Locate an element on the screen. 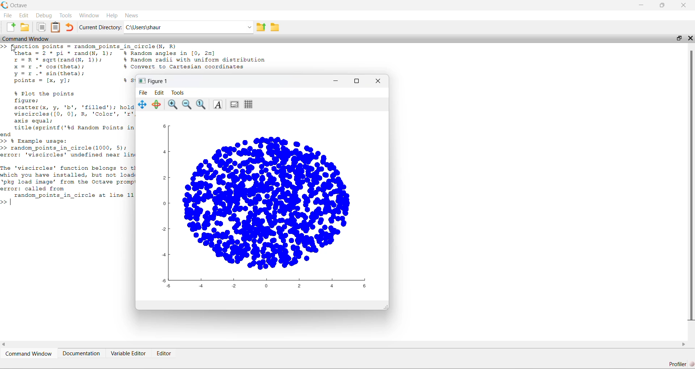 This screenshot has width=695, height=369. Variable Editor is located at coordinates (128, 353).